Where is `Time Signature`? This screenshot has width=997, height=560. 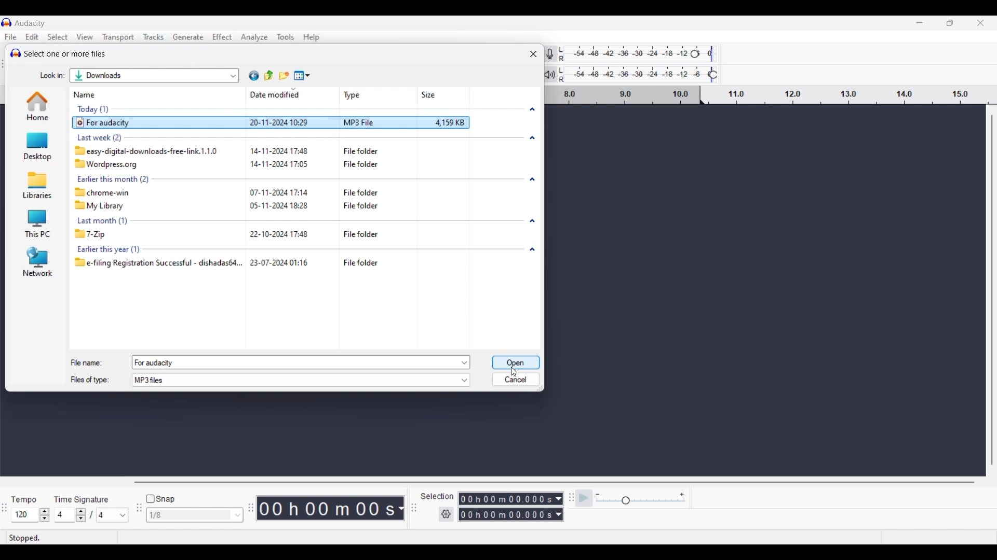 Time Signature is located at coordinates (84, 497).